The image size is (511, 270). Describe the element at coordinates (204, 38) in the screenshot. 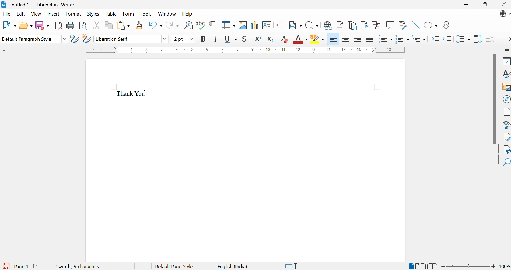

I see `Bold` at that location.